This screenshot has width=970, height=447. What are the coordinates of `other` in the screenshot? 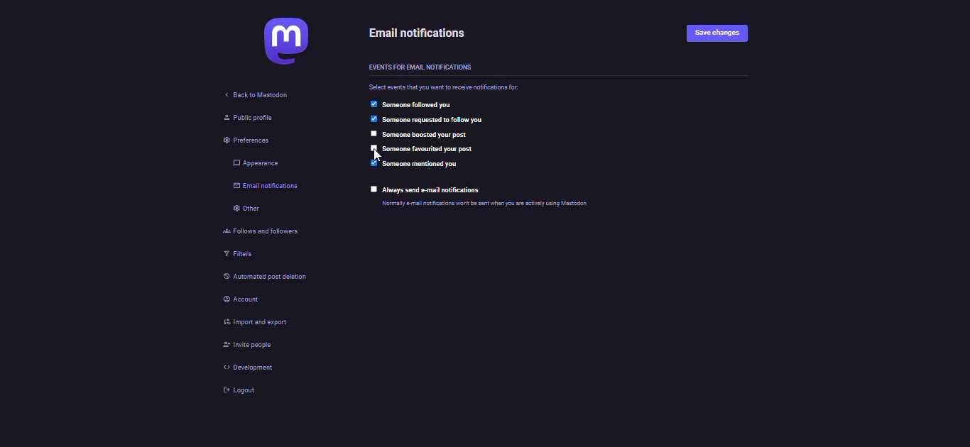 It's located at (240, 208).